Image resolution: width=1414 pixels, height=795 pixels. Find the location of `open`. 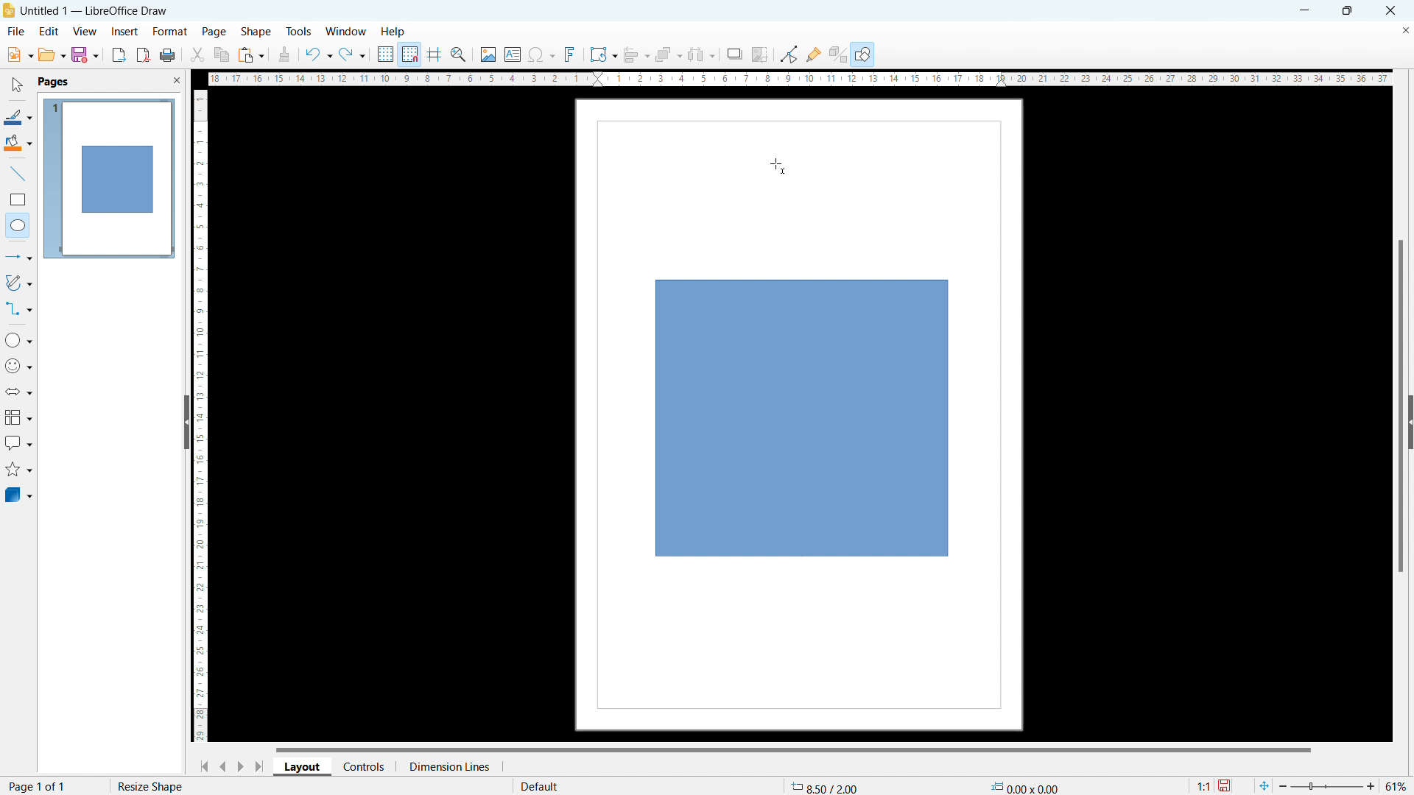

open is located at coordinates (52, 54).